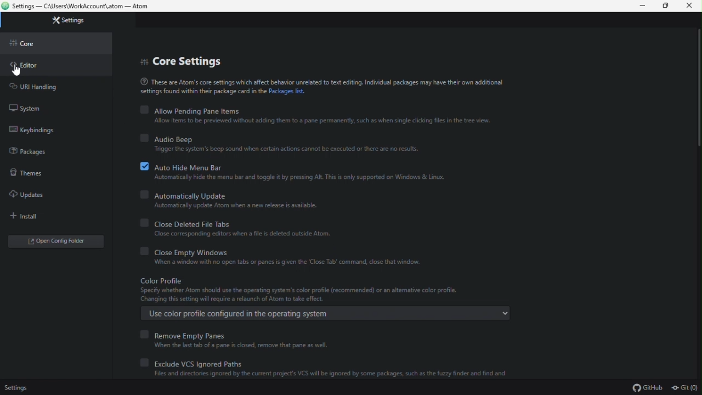 This screenshot has width=702, height=395. Describe the element at coordinates (31, 68) in the screenshot. I see `Editor` at that location.